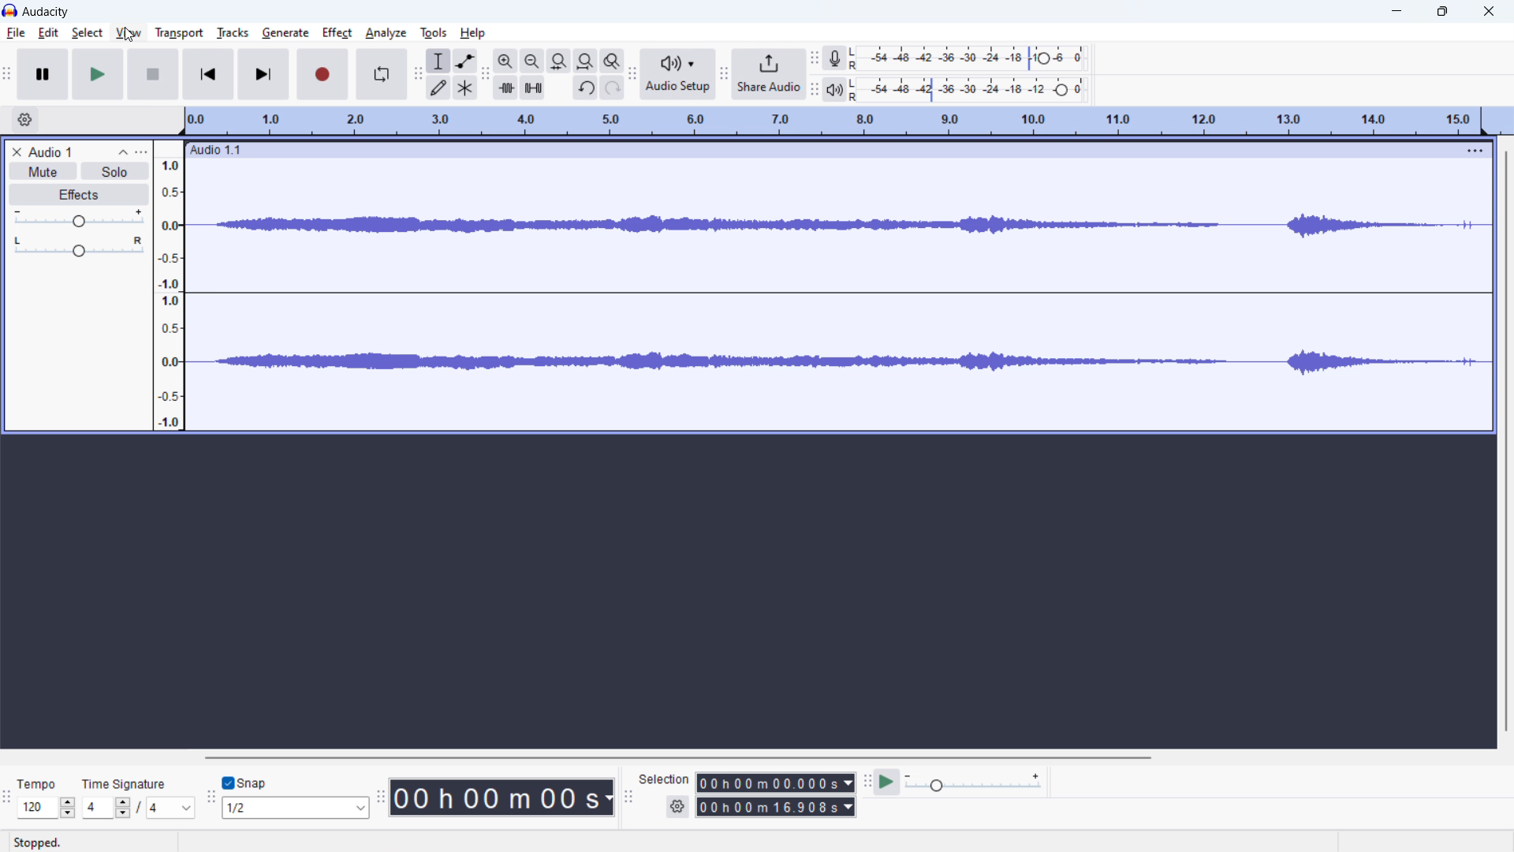  I want to click on recording meter toolbar, so click(815, 57).